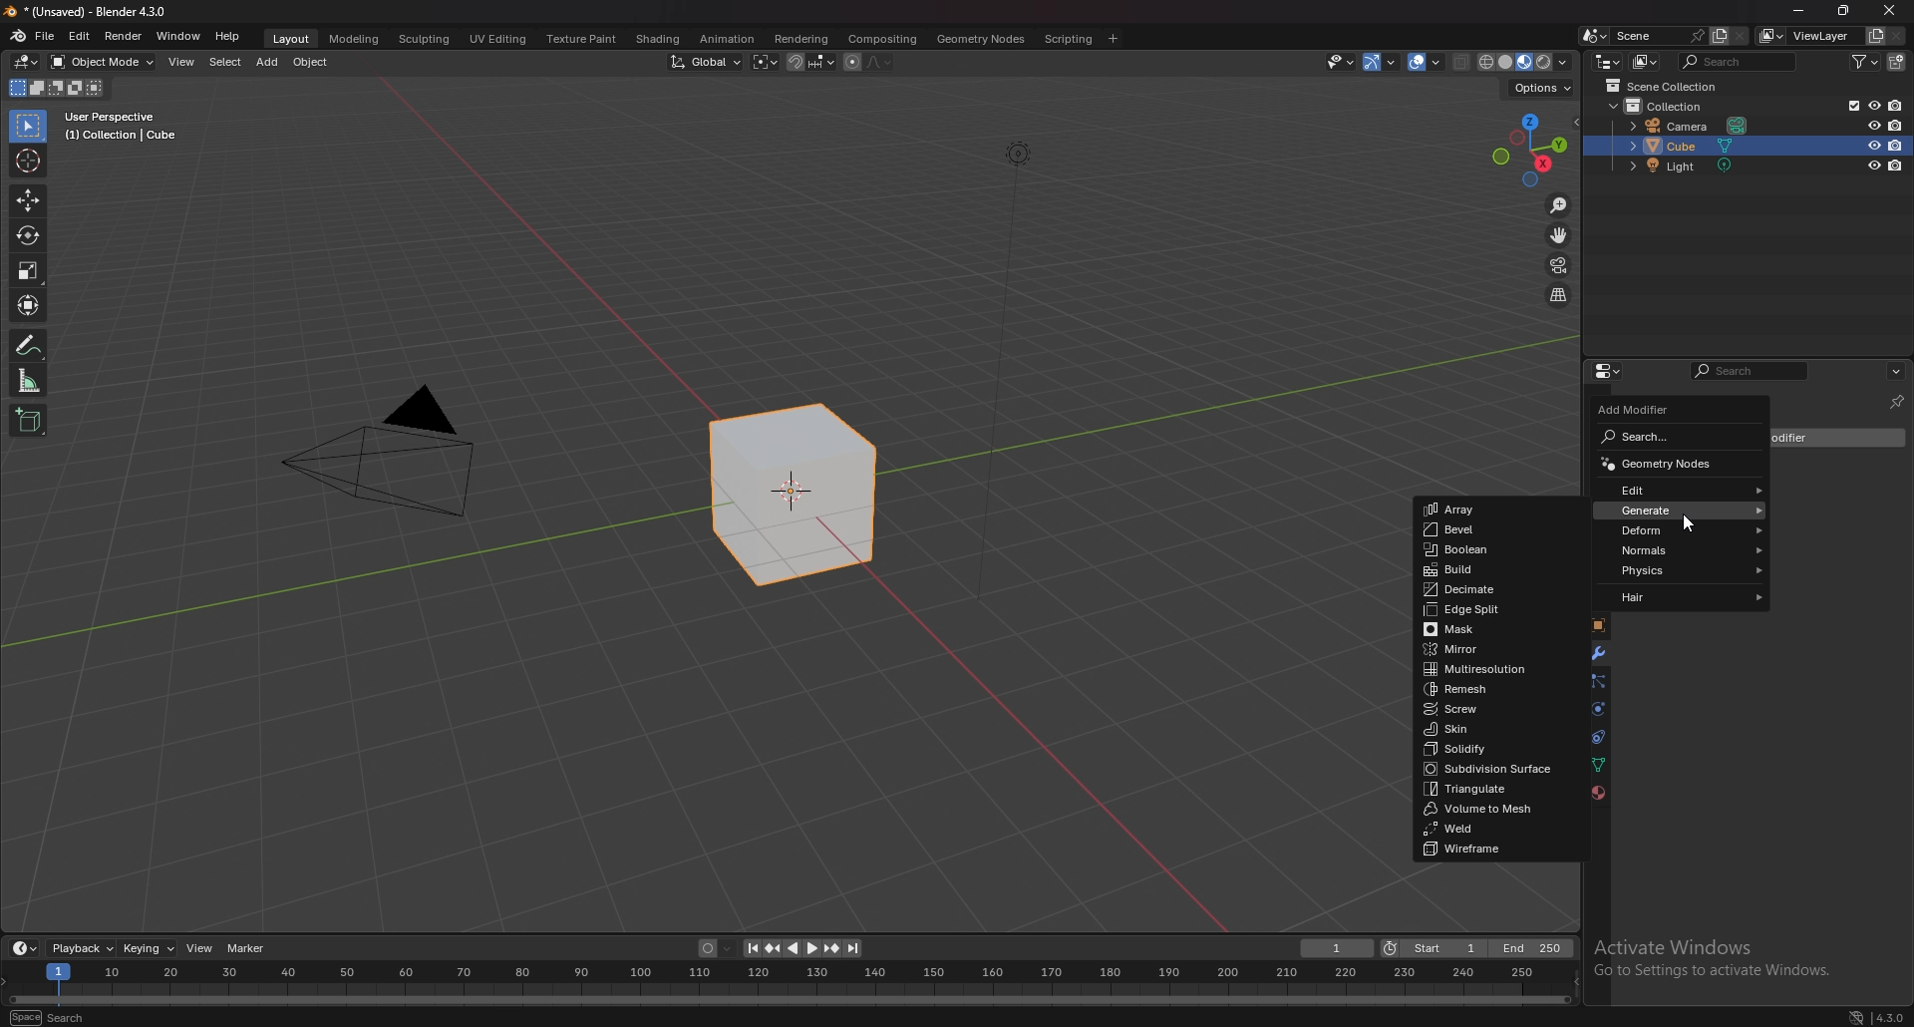  What do you see at coordinates (1491, 630) in the screenshot?
I see `mask` at bounding box center [1491, 630].